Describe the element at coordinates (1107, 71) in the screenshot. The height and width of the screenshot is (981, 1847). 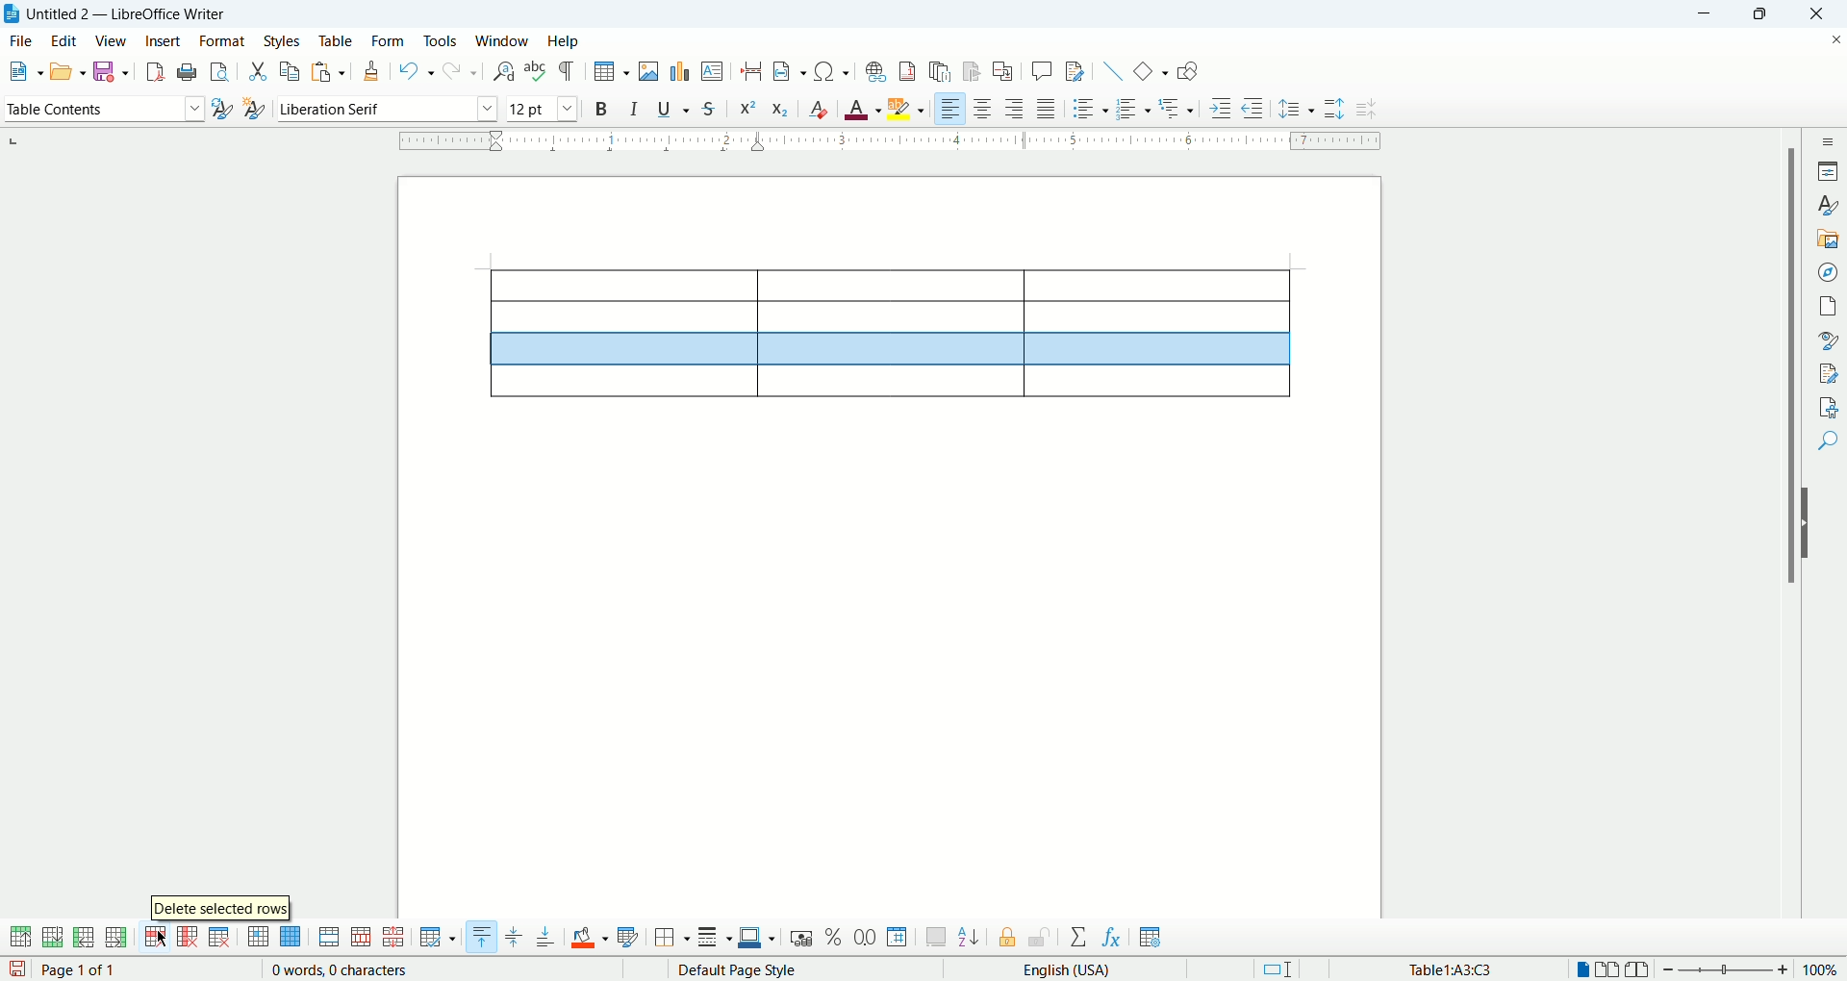
I see `insert line` at that location.